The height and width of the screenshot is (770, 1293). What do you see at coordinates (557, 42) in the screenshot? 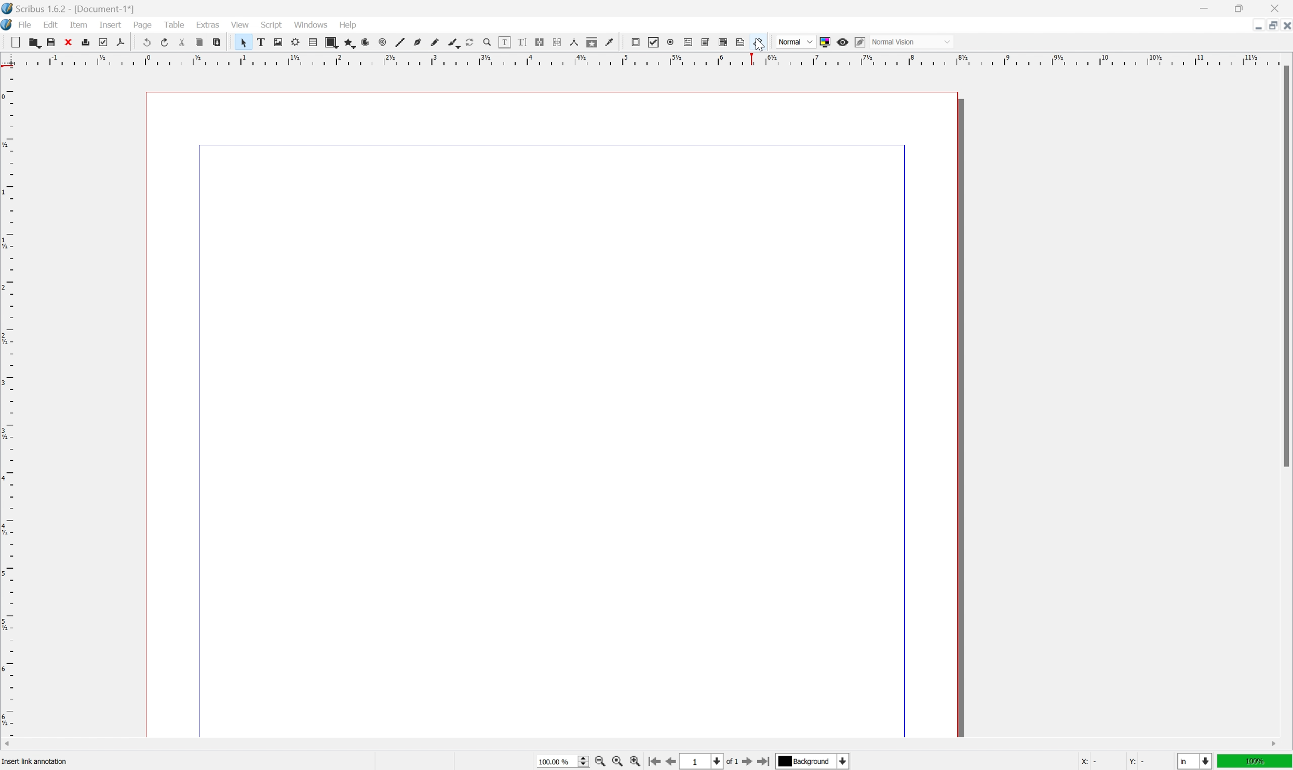
I see `unlink text frames` at bounding box center [557, 42].